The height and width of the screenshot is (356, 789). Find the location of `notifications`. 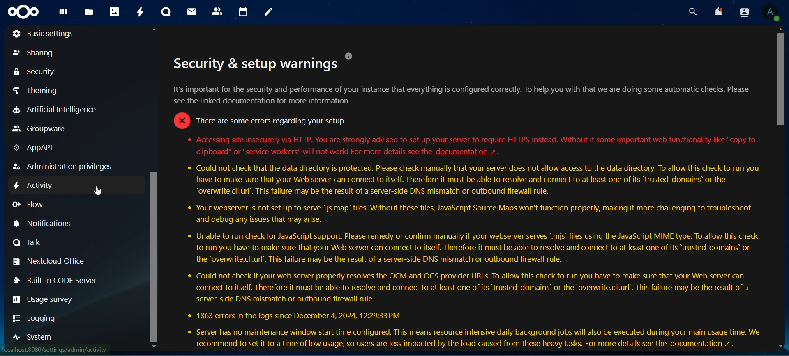

notifications is located at coordinates (45, 223).